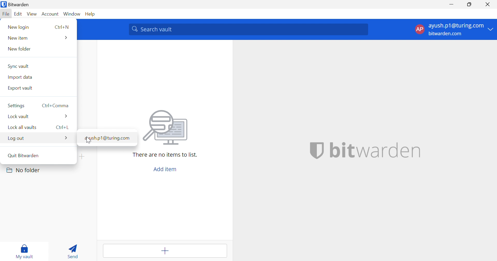  Describe the element at coordinates (16, 105) in the screenshot. I see `Settings` at that location.